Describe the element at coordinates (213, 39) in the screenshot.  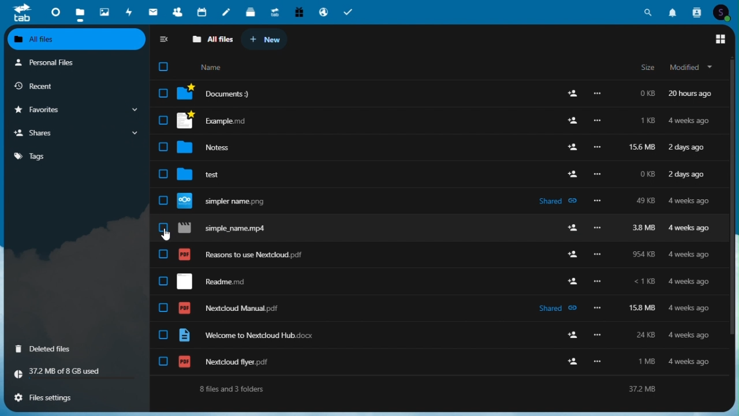
I see `All files` at that location.